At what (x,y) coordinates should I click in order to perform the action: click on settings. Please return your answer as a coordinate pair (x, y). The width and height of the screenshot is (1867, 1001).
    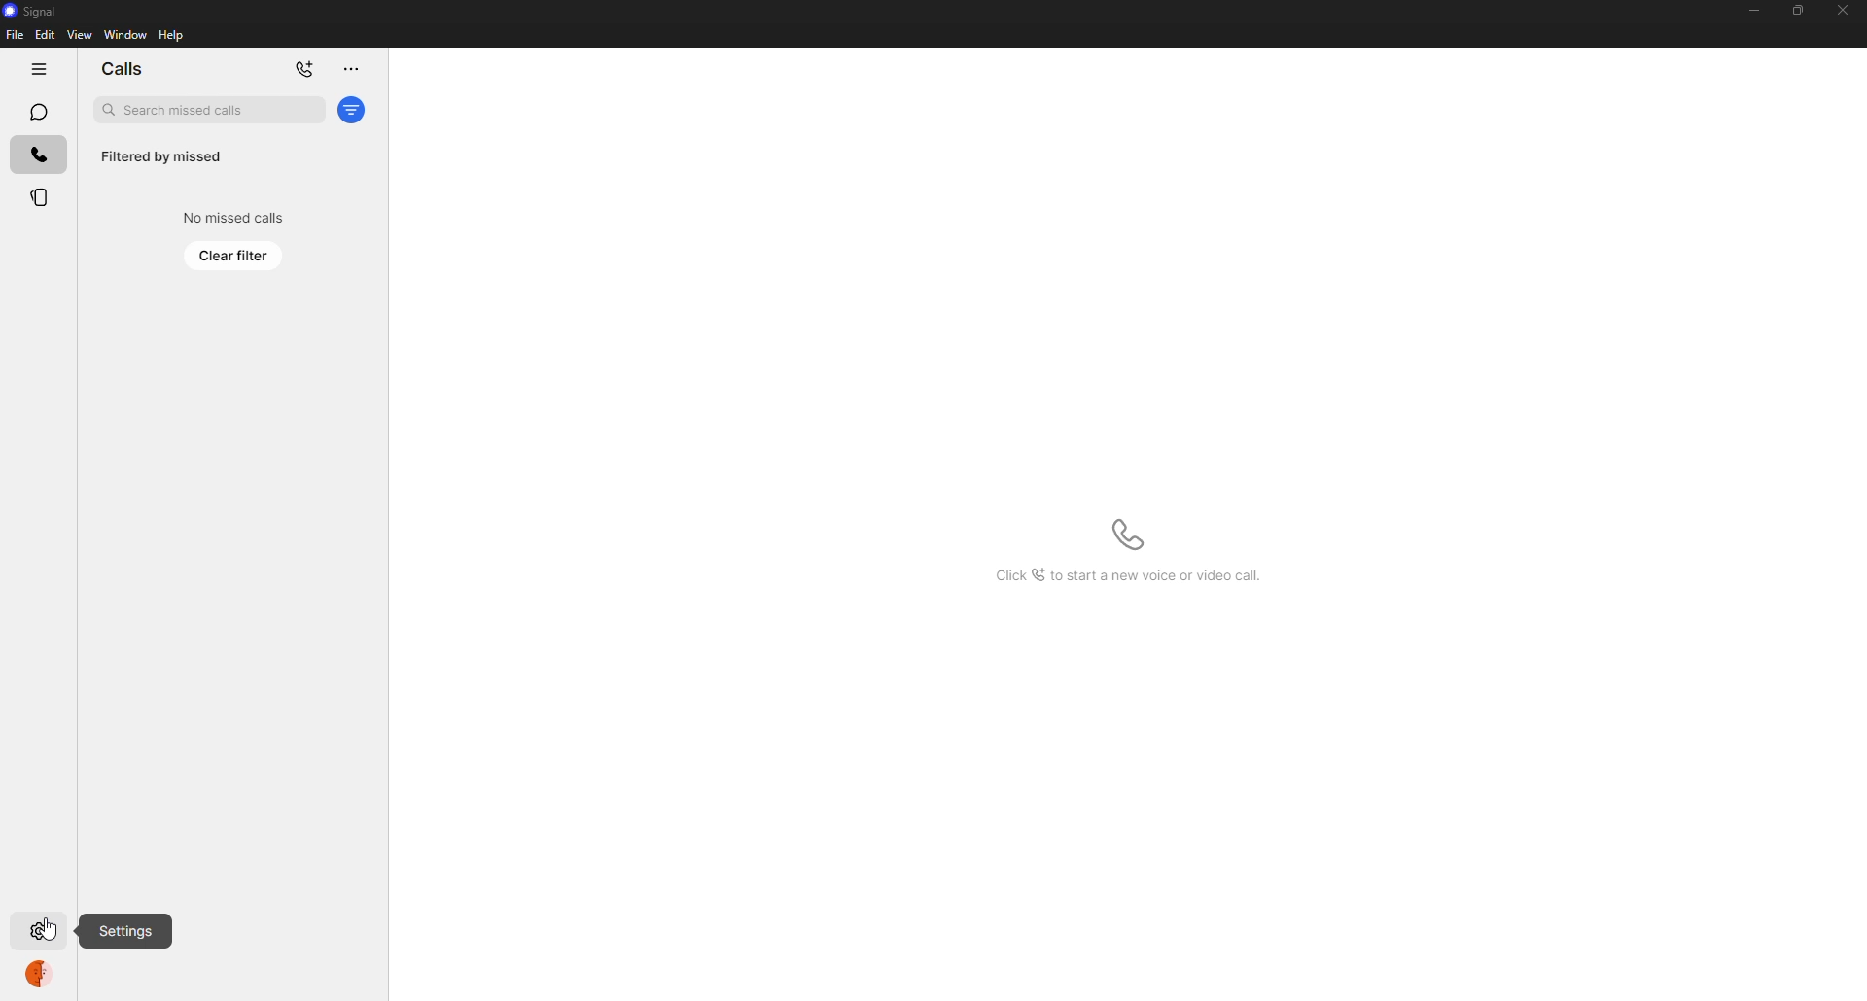
    Looking at the image, I should click on (42, 933).